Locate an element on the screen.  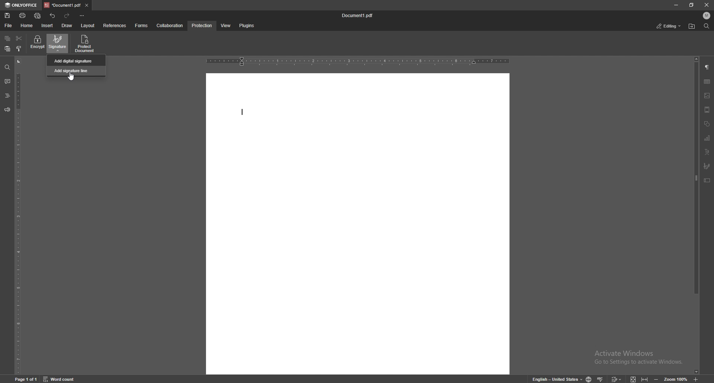
home is located at coordinates (28, 26).